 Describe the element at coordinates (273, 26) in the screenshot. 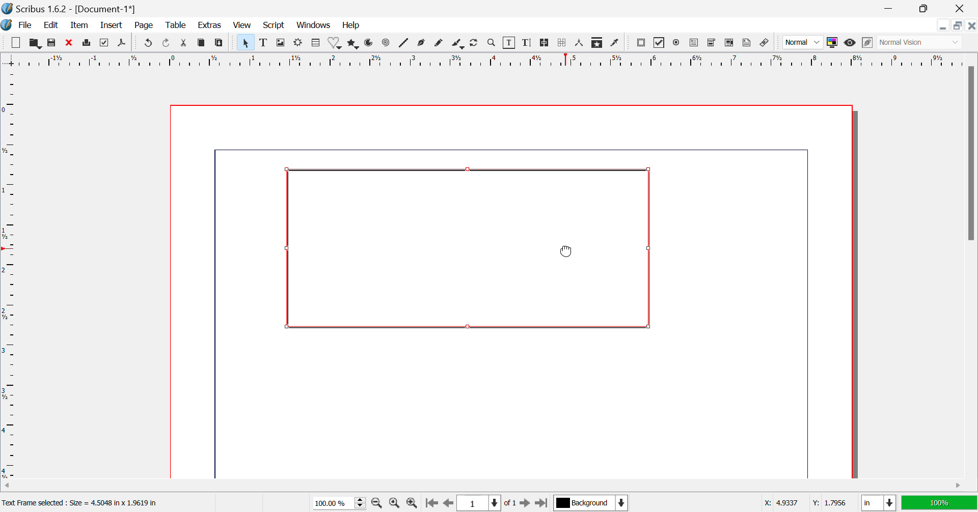

I see `Script` at that location.